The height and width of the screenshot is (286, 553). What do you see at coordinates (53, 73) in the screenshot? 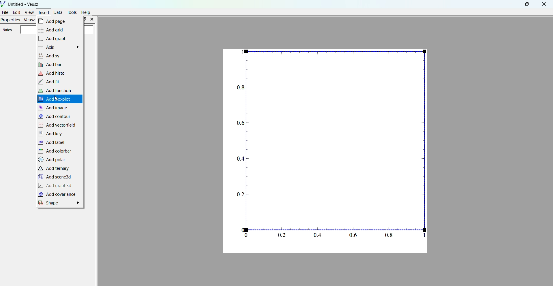
I see `Add histo` at bounding box center [53, 73].